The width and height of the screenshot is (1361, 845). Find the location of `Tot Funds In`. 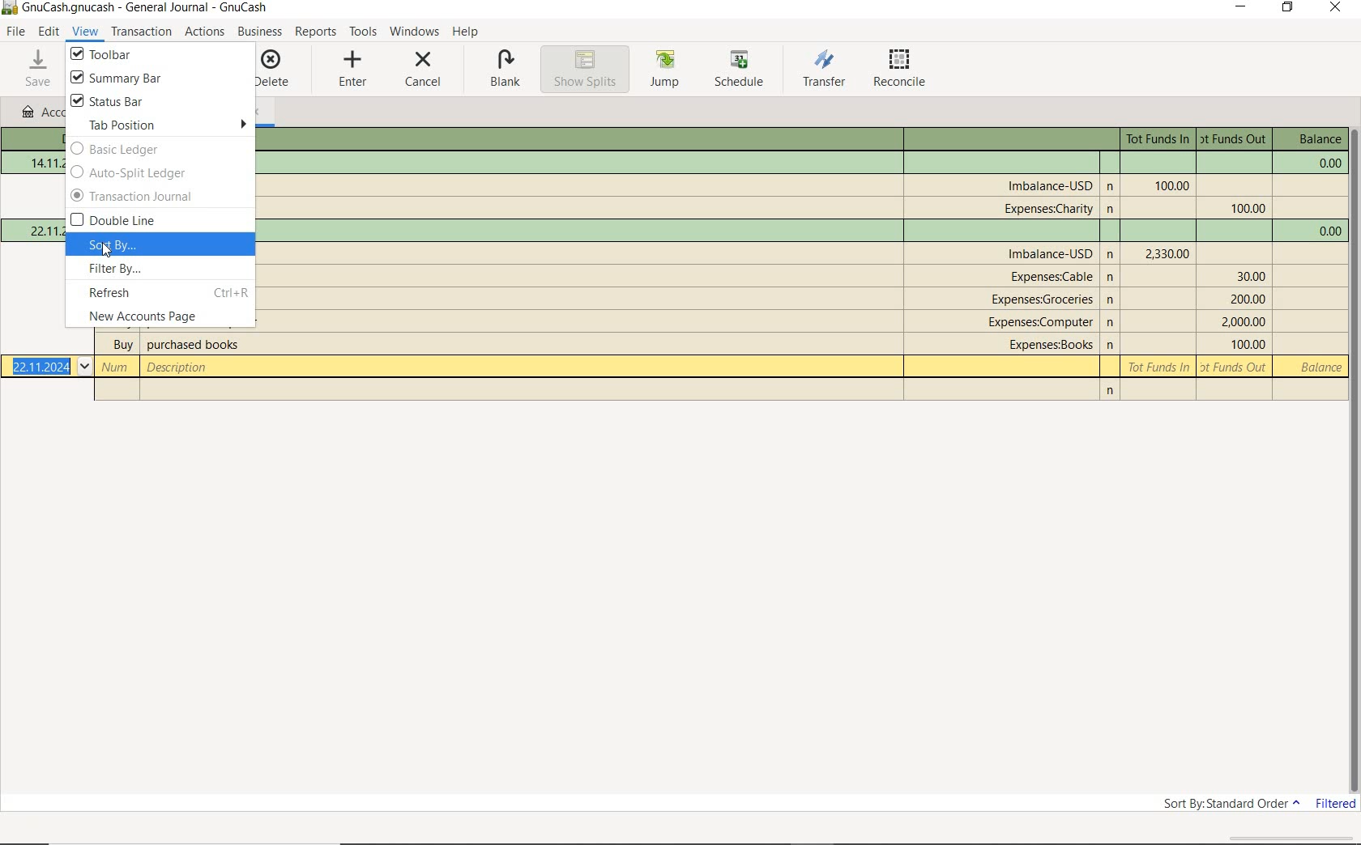

Tot Funds In is located at coordinates (1159, 139).